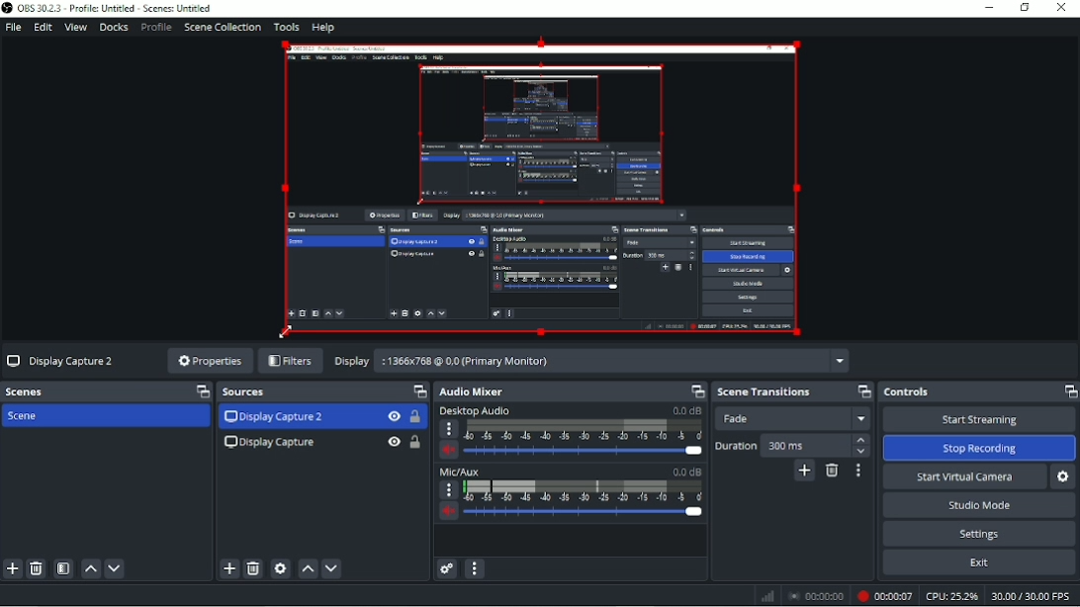 The image size is (1080, 607). I want to click on Lock, so click(414, 442).